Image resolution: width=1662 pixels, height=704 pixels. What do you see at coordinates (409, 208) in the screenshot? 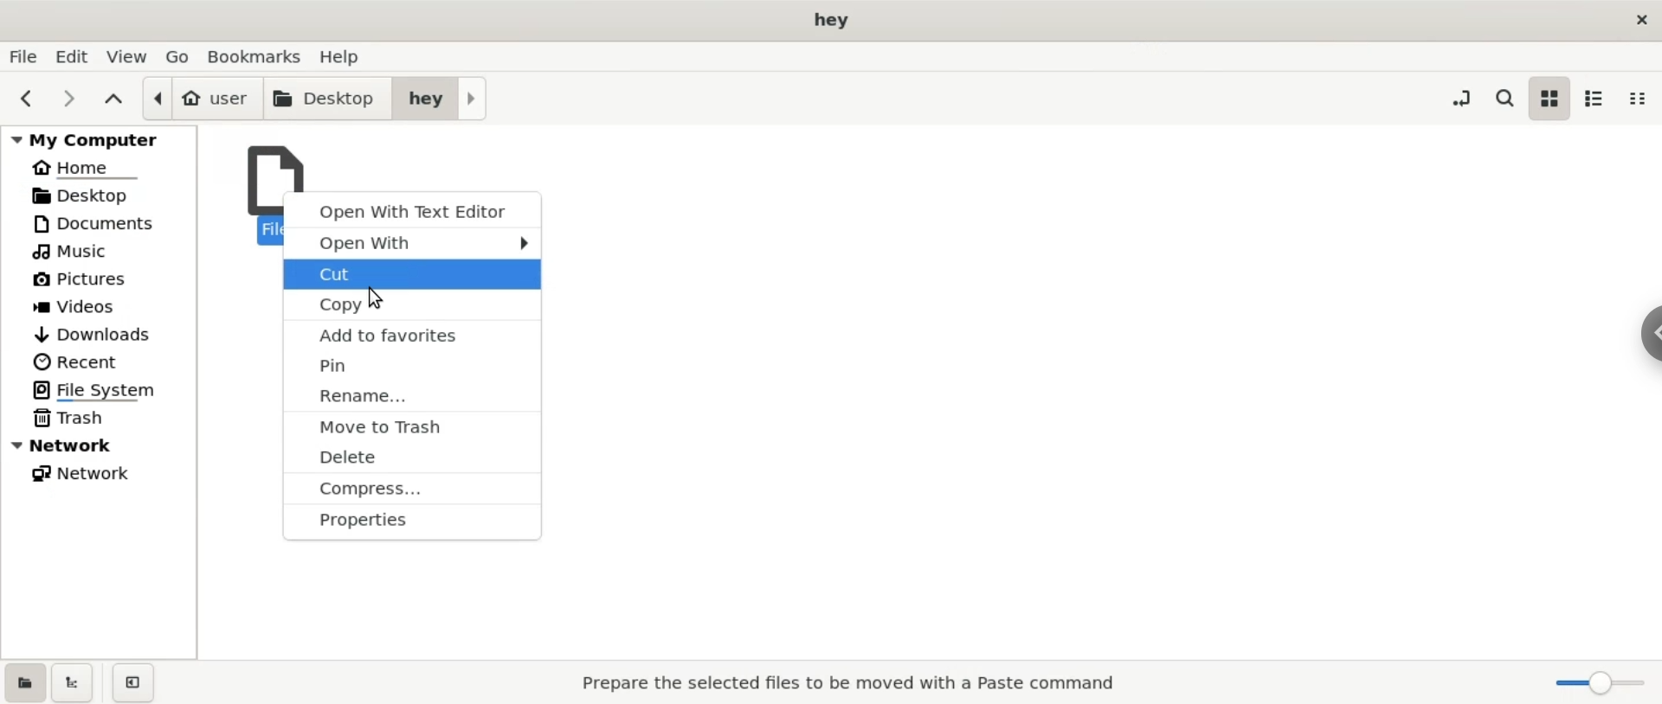
I see `oprn with text editor` at bounding box center [409, 208].